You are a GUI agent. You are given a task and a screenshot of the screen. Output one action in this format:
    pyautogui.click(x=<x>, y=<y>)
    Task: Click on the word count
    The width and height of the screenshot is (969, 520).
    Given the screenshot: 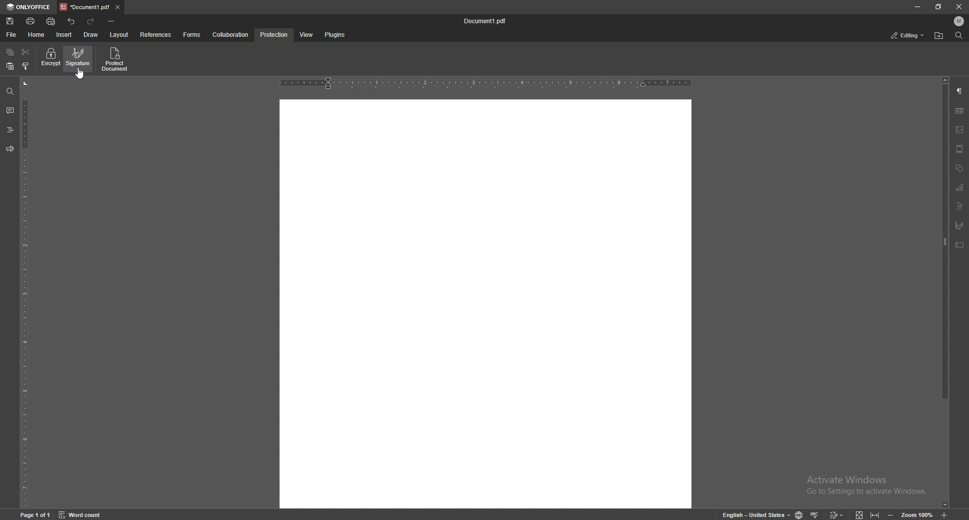 What is the action you would take?
    pyautogui.click(x=86, y=514)
    